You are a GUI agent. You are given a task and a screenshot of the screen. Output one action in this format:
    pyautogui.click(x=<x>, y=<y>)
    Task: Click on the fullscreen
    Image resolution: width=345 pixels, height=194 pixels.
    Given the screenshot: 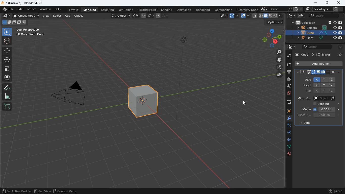 What is the action you would take?
    pyautogui.click(x=16, y=22)
    